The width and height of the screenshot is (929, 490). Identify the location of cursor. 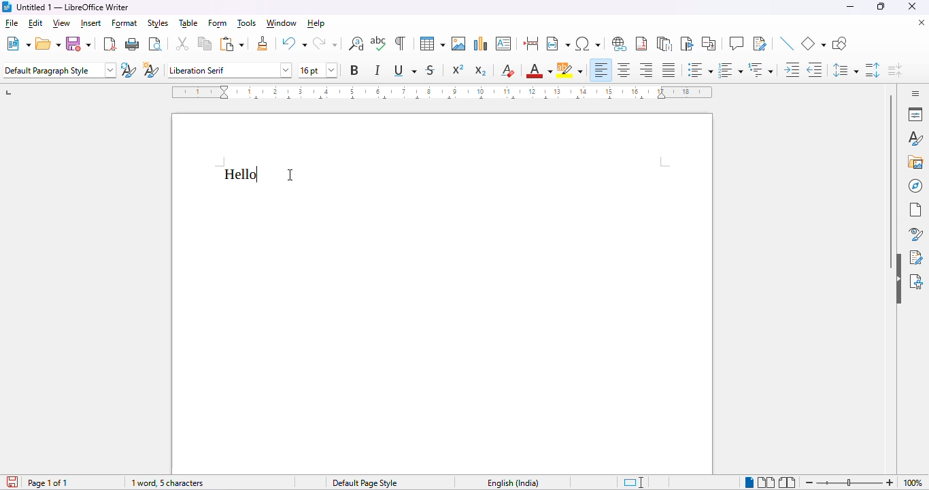
(290, 174).